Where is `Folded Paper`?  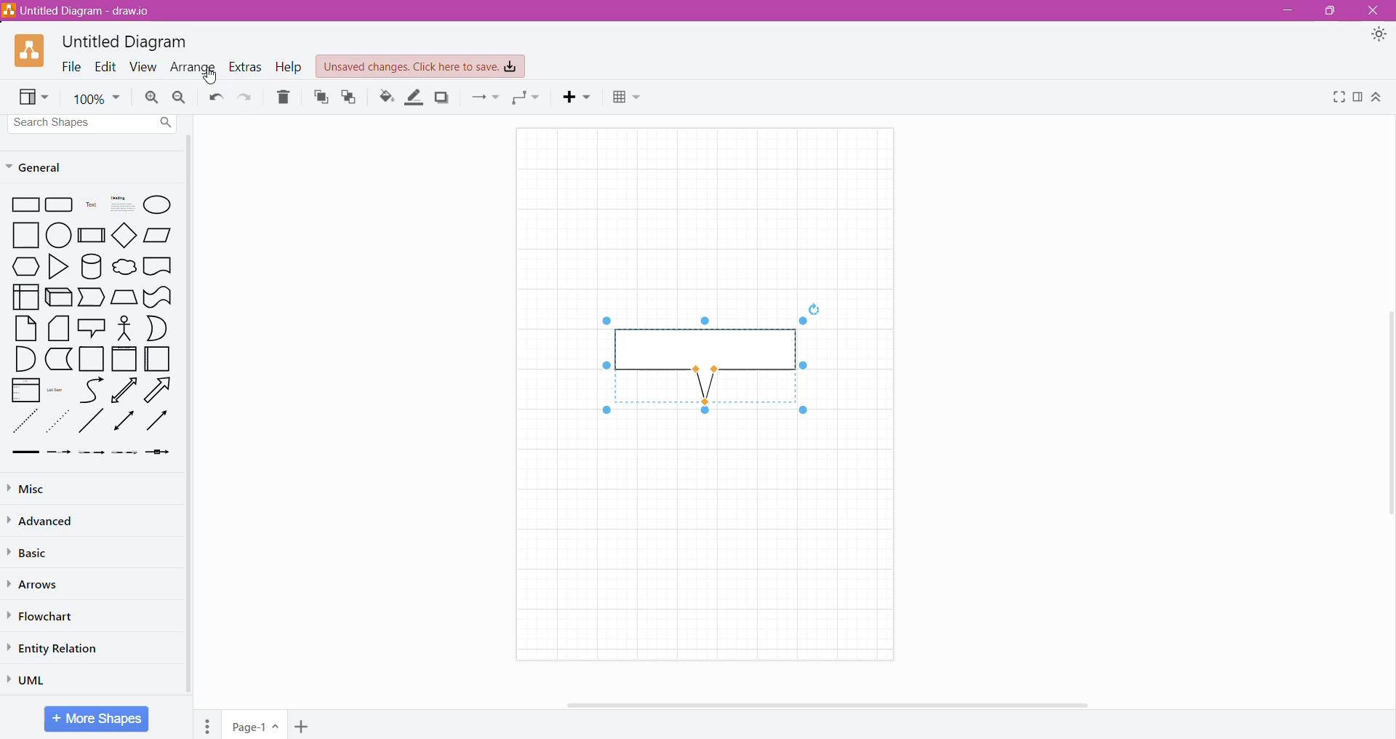
Folded Paper is located at coordinates (160, 359).